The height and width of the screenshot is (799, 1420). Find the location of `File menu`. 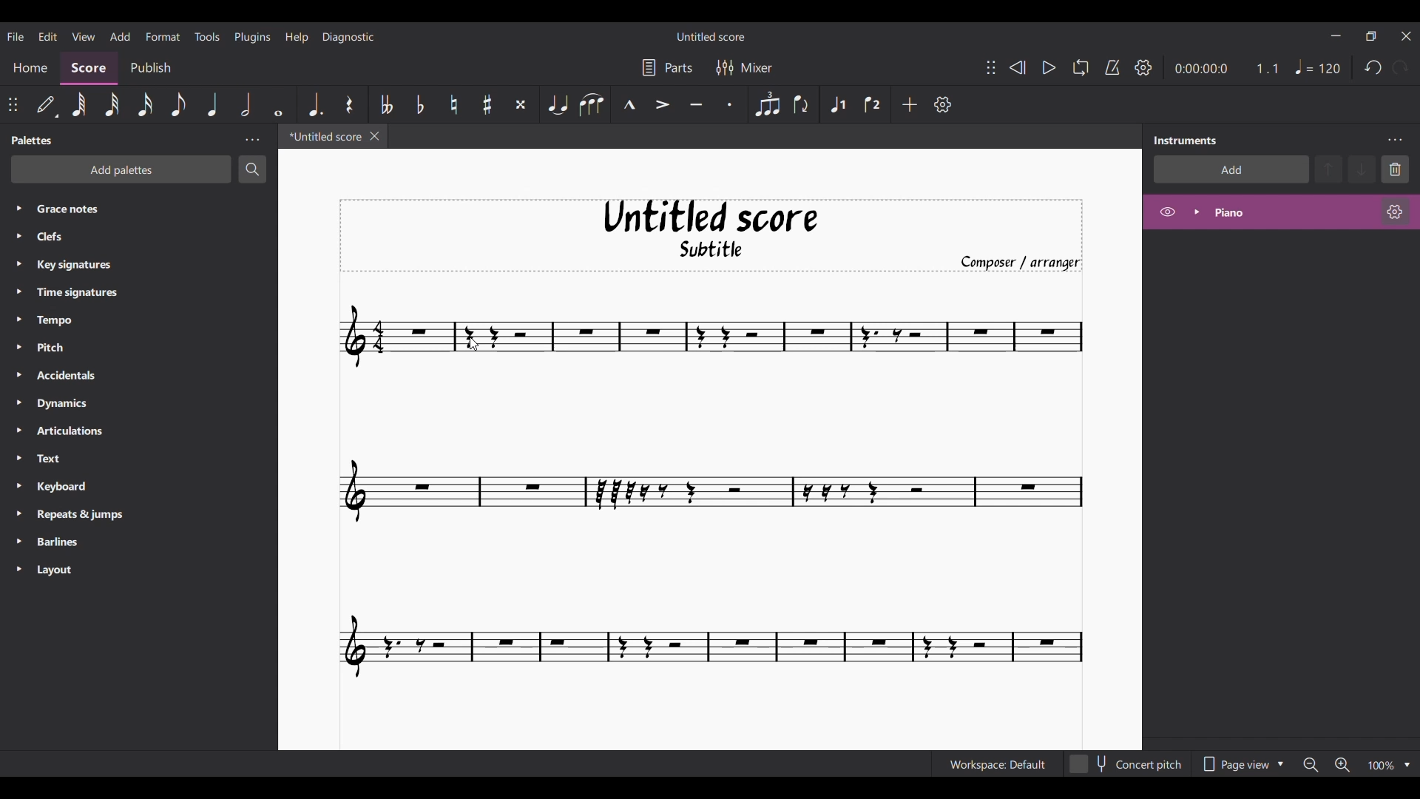

File menu is located at coordinates (16, 36).